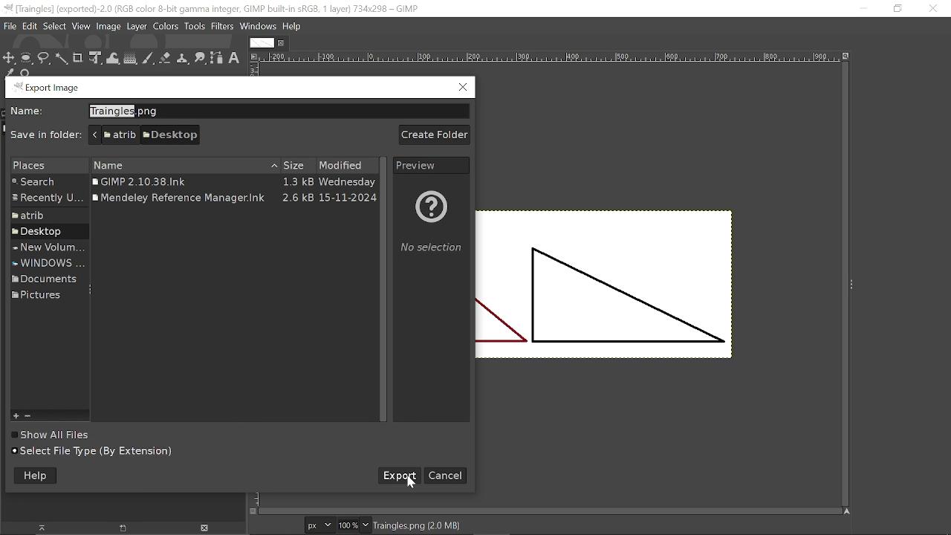 This screenshot has width=951, height=535. Describe the element at coordinates (43, 233) in the screenshot. I see `folder` at that location.